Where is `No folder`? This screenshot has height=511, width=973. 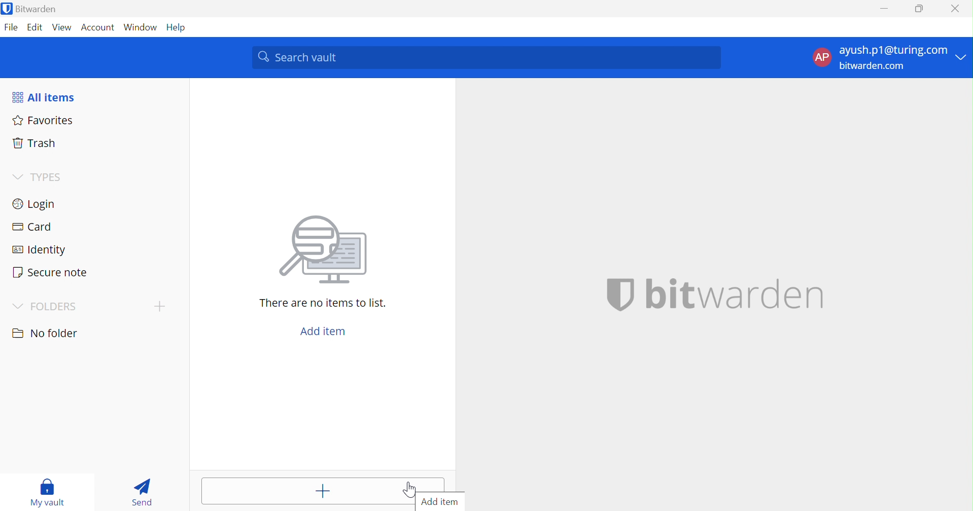 No folder is located at coordinates (47, 334).